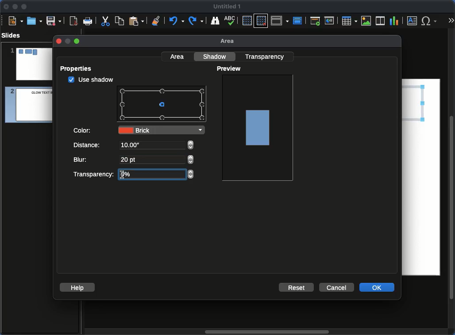 This screenshot has width=455, height=335. Describe the element at coordinates (105, 21) in the screenshot. I see `Cut` at that location.